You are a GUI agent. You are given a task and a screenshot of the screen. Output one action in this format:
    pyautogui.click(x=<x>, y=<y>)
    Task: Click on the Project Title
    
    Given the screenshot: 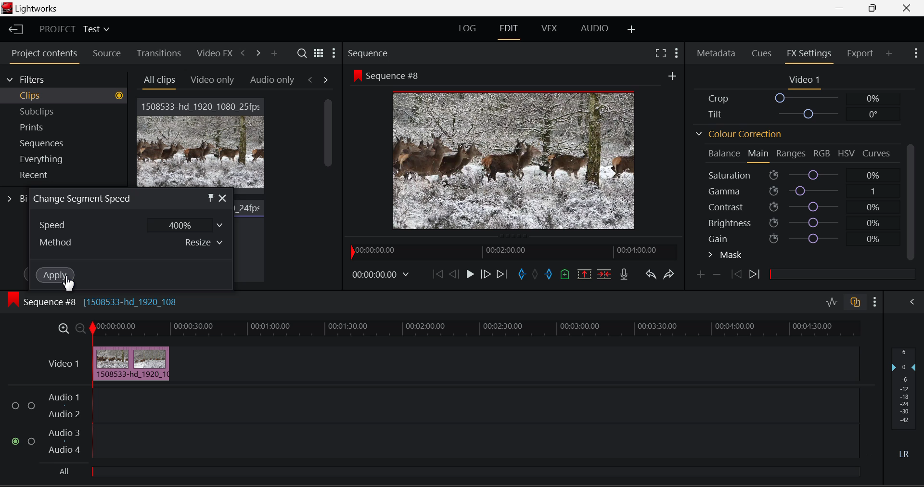 What is the action you would take?
    pyautogui.click(x=76, y=30)
    